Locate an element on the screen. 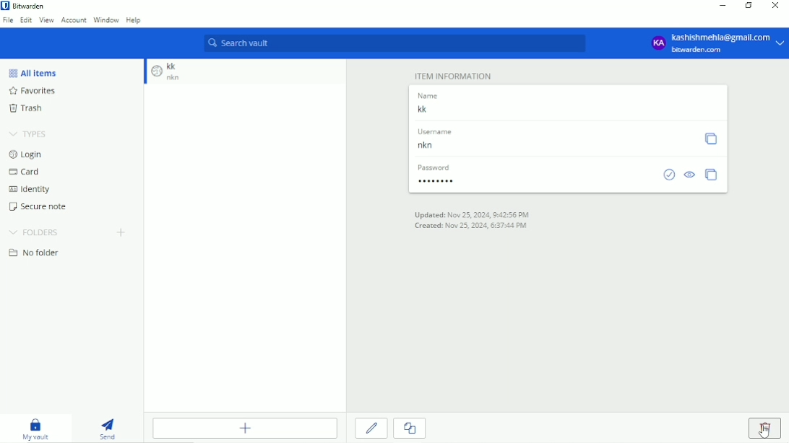 This screenshot has height=443, width=789. Password is located at coordinates (532, 180).